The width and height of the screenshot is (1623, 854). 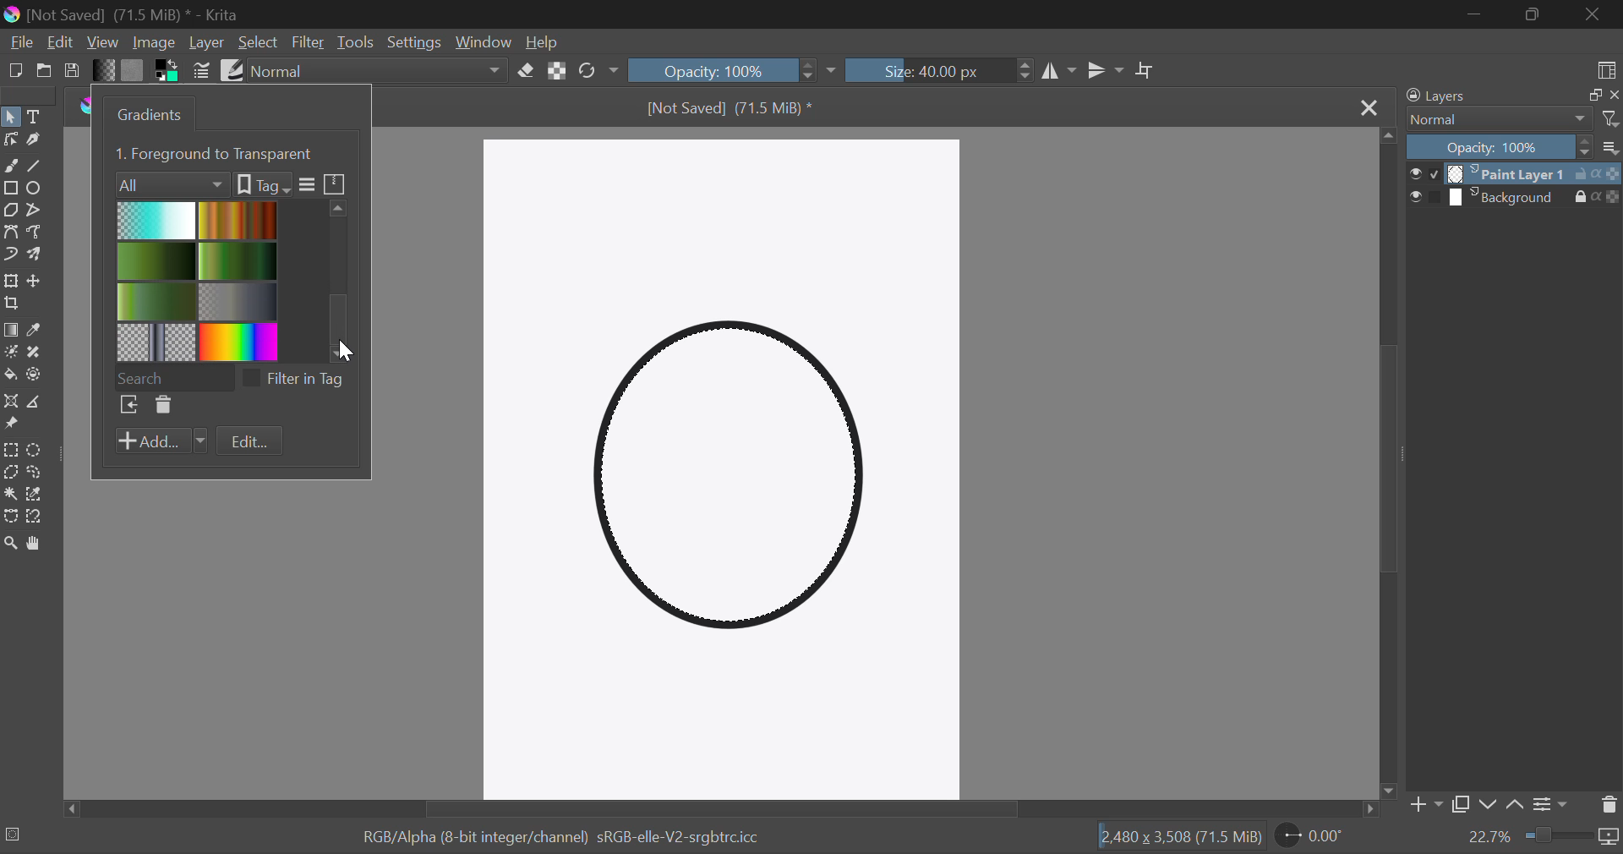 What do you see at coordinates (1491, 837) in the screenshot?
I see `zoom value` at bounding box center [1491, 837].